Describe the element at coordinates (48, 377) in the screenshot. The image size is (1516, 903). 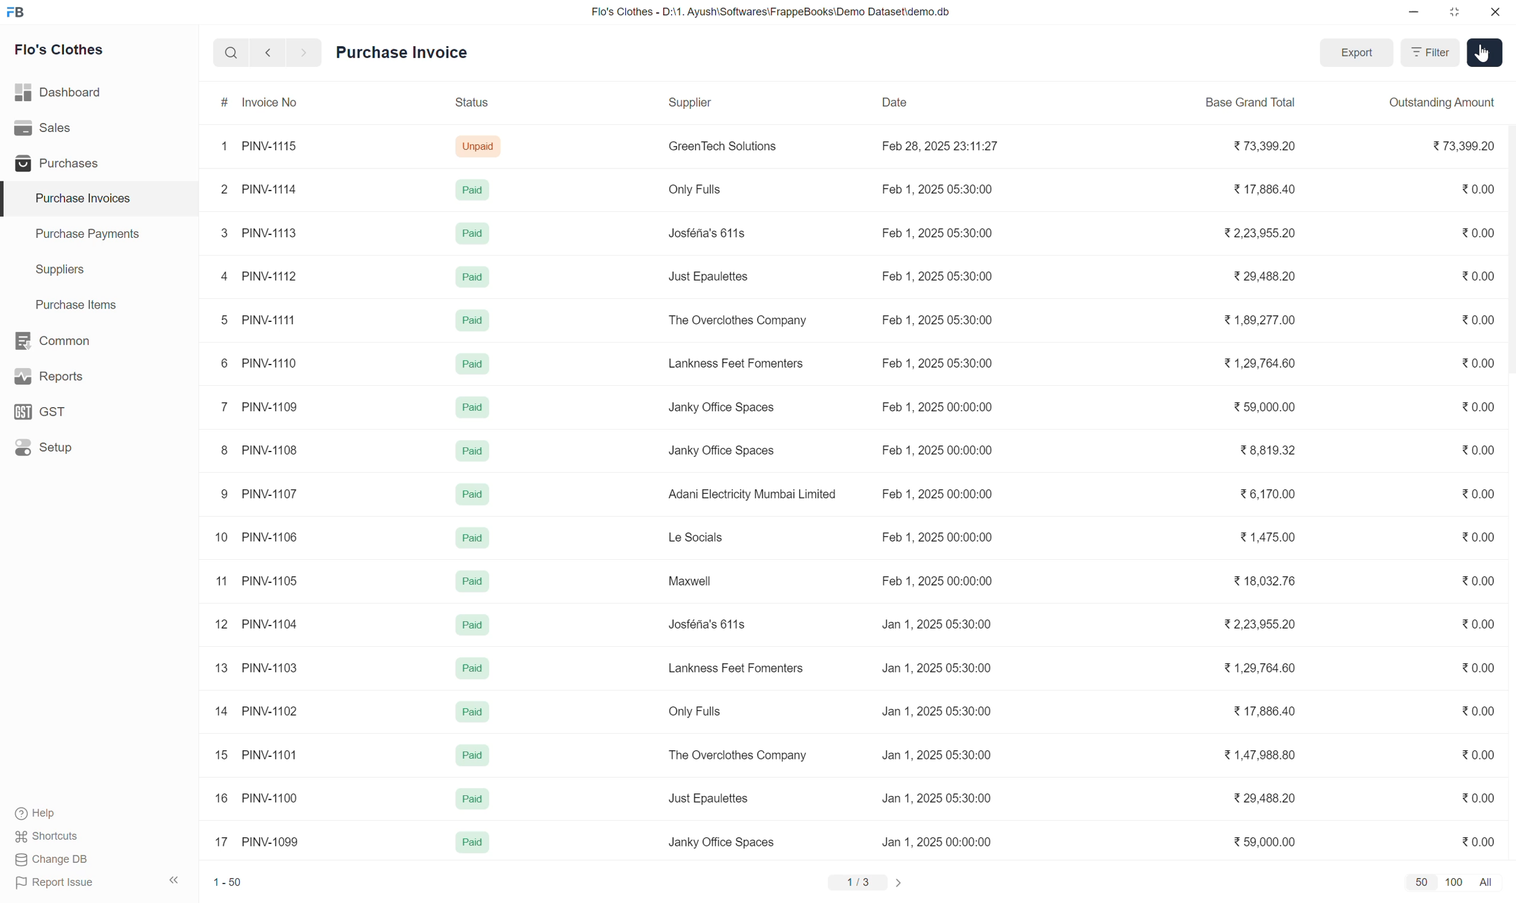
I see `y Reports` at that location.